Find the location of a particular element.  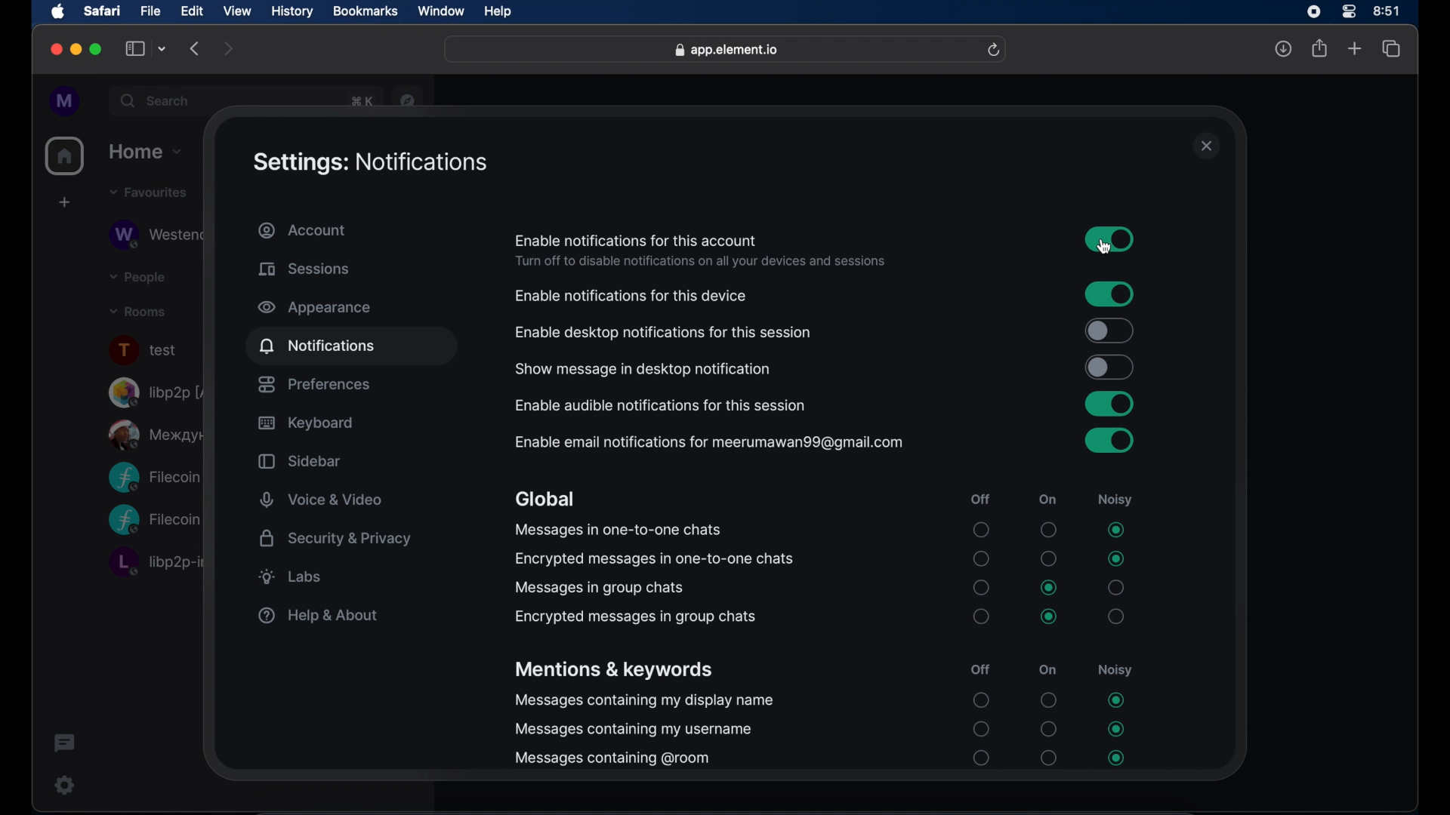

security and privacy is located at coordinates (335, 538).